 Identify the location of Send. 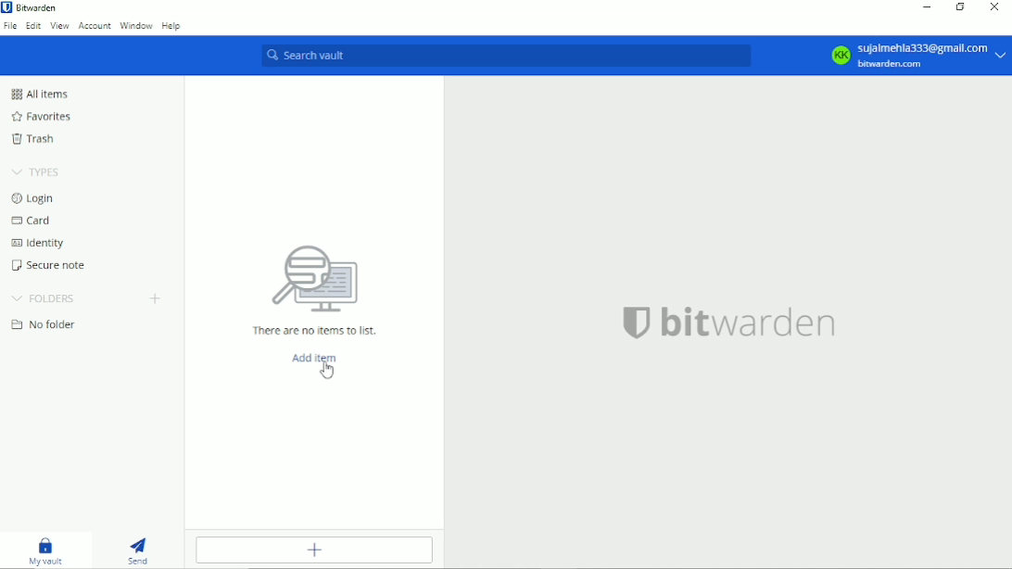
(139, 550).